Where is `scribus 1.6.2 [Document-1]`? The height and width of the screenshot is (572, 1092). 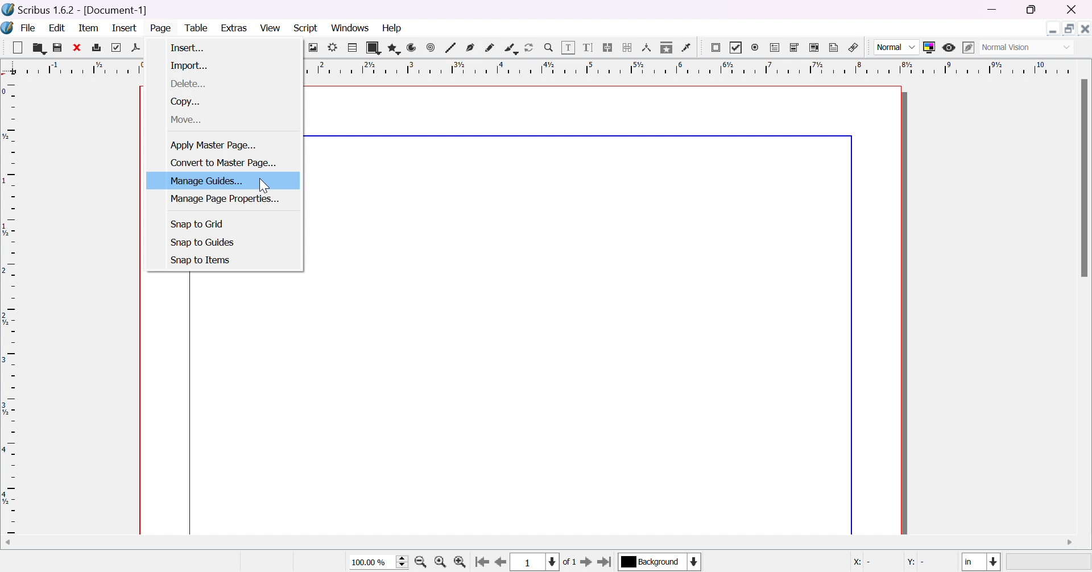
scribus 1.6.2 [Document-1] is located at coordinates (76, 8).